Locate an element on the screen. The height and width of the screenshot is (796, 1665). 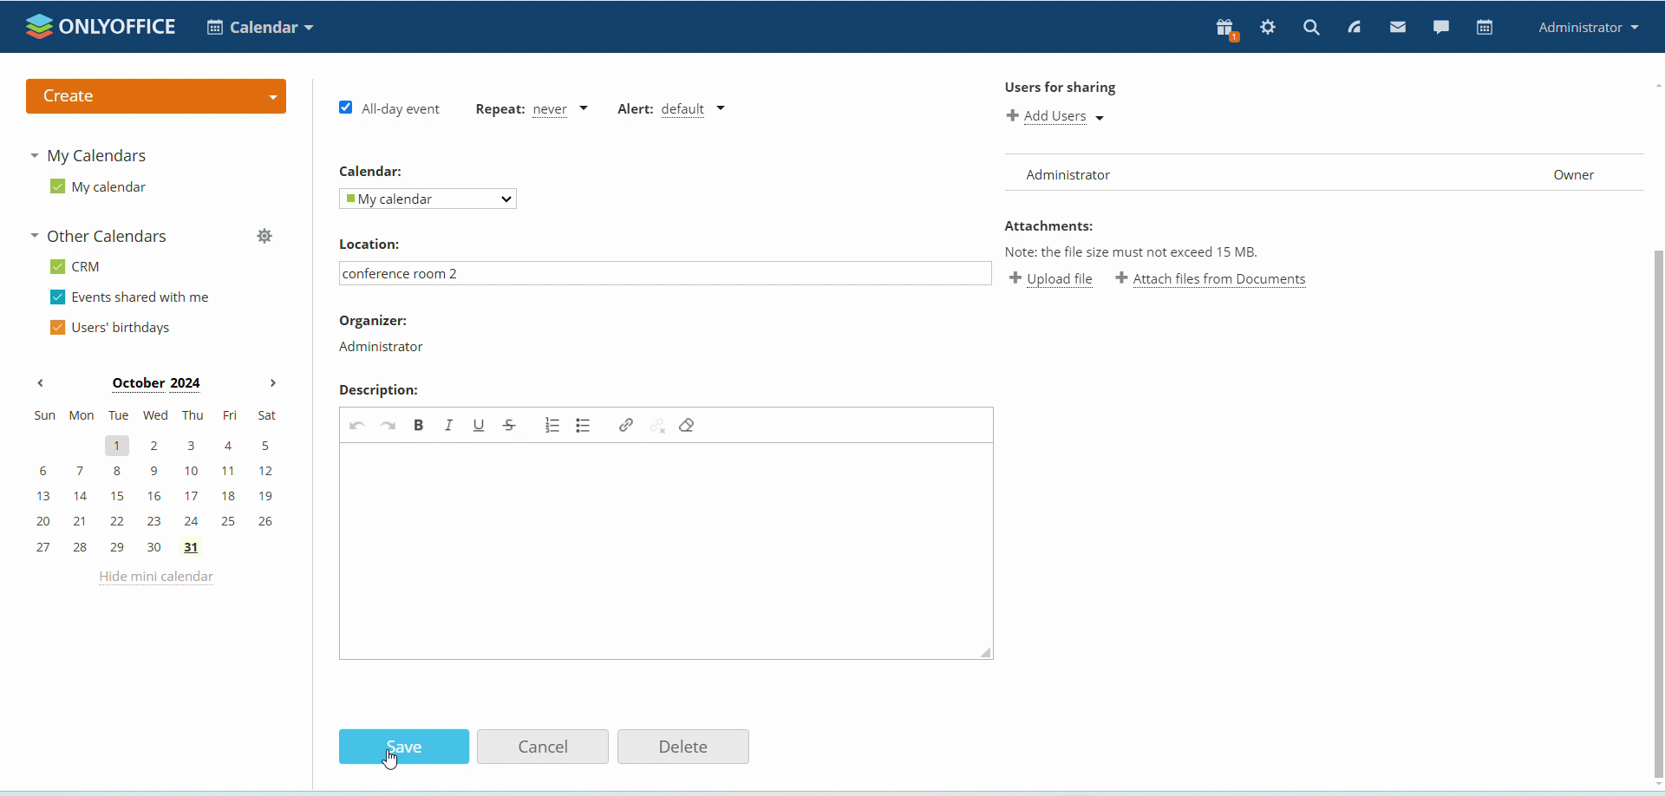
month on display is located at coordinates (156, 385).